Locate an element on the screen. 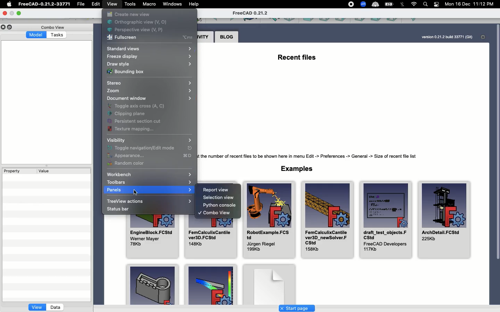 The width and height of the screenshot is (500, 312). Examples is located at coordinates (269, 283).